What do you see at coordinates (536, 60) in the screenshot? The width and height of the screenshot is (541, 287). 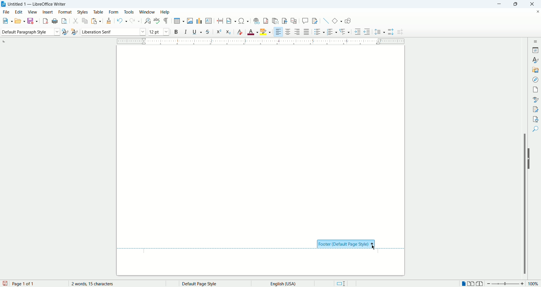 I see `styles` at bounding box center [536, 60].